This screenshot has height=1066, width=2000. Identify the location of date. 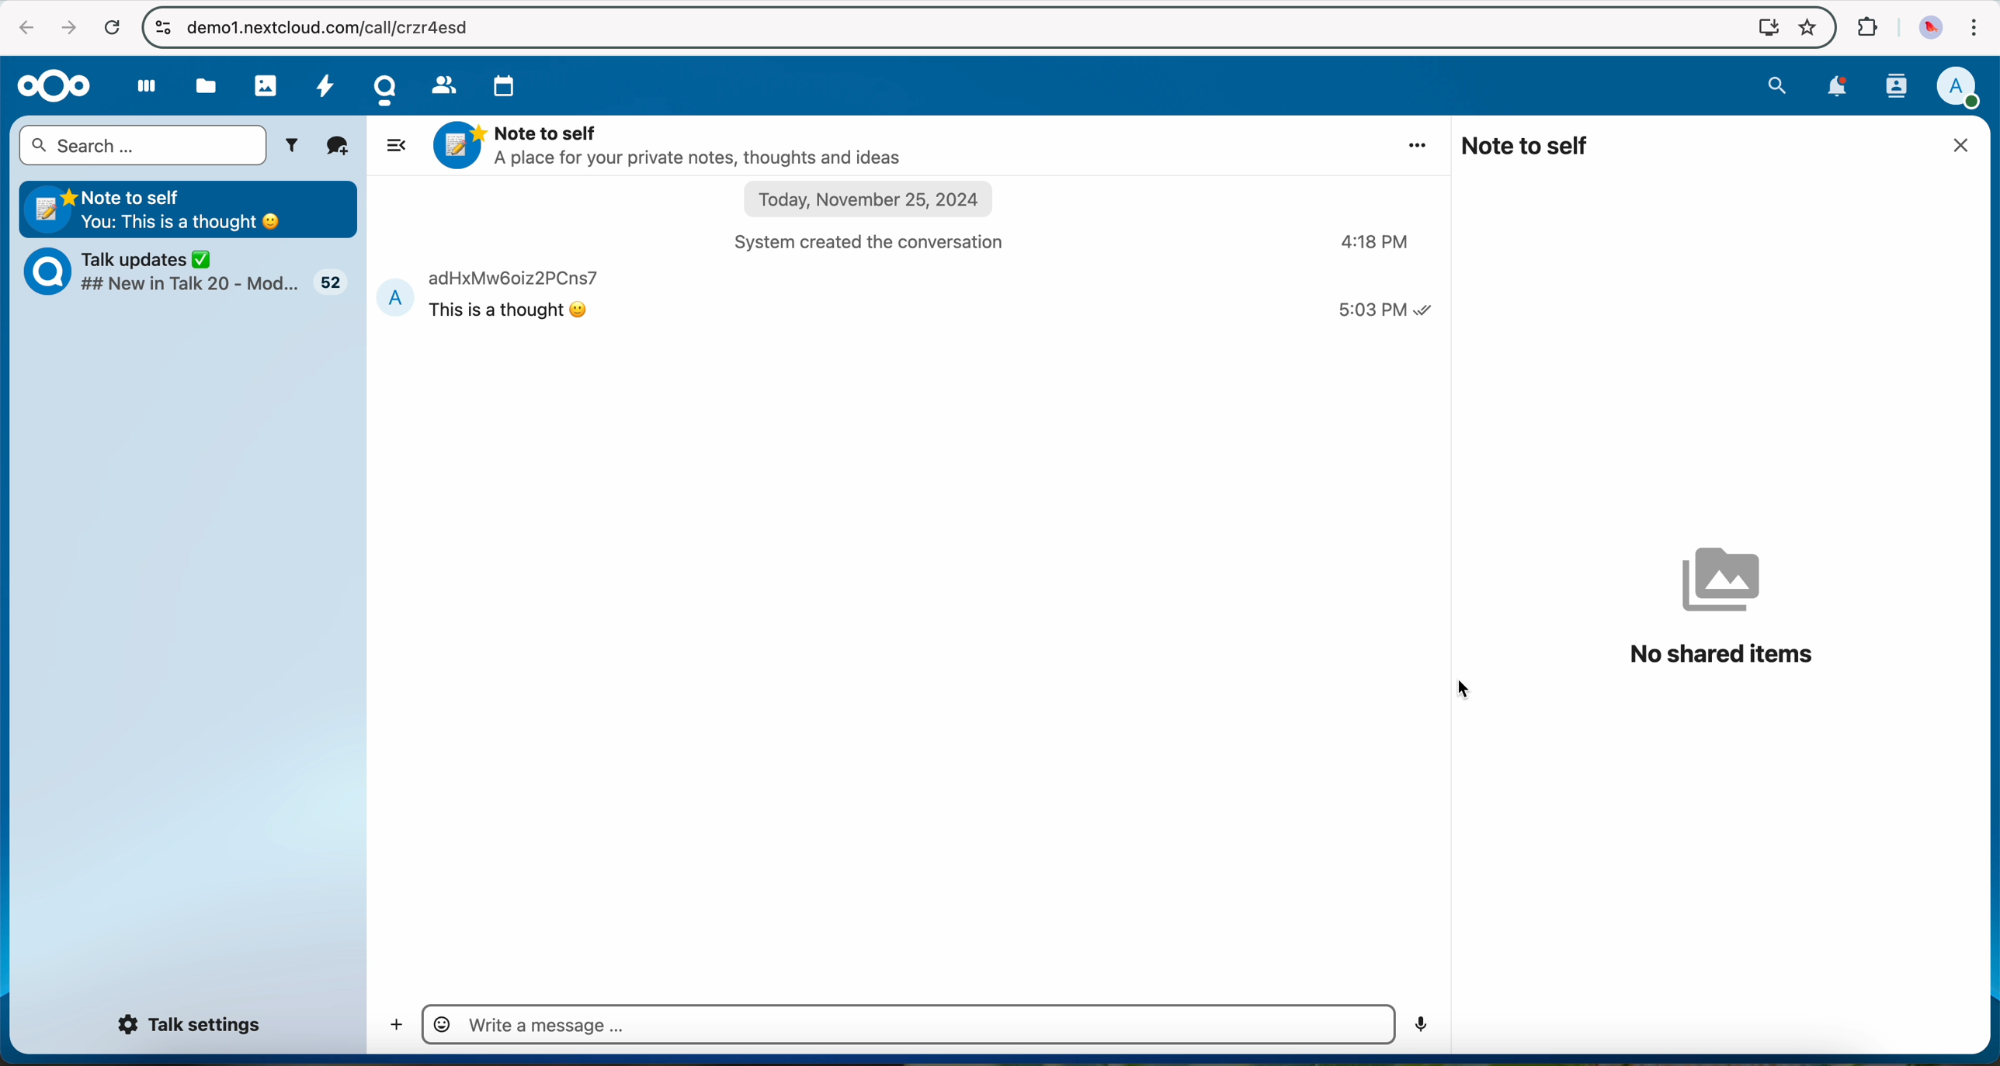
(871, 201).